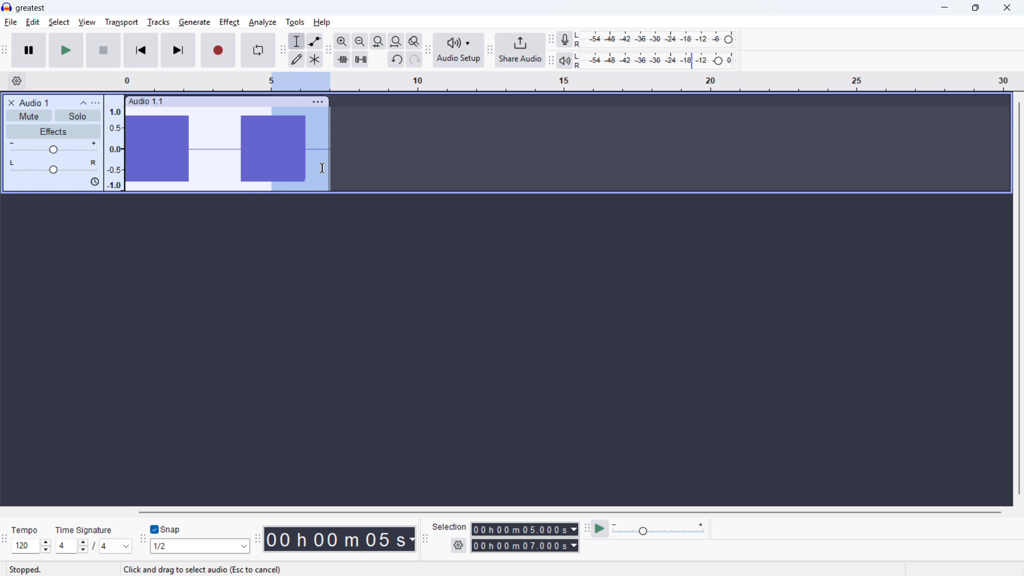 The height and width of the screenshot is (576, 1024). Describe the element at coordinates (195, 23) in the screenshot. I see `generate` at that location.